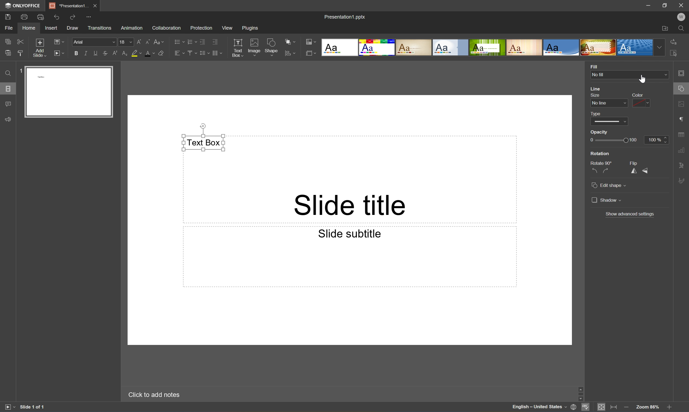  I want to click on Horizontally align, so click(178, 54).